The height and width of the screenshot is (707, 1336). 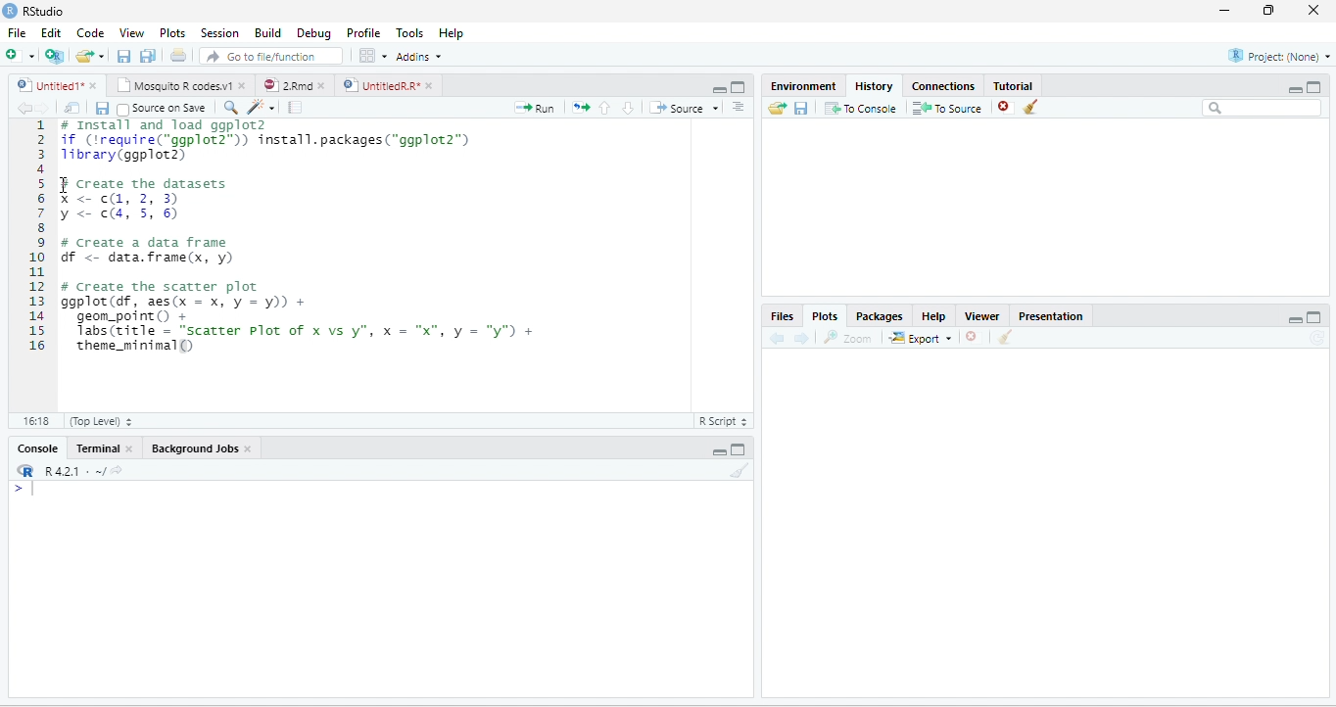 I want to click on Help, so click(x=453, y=32).